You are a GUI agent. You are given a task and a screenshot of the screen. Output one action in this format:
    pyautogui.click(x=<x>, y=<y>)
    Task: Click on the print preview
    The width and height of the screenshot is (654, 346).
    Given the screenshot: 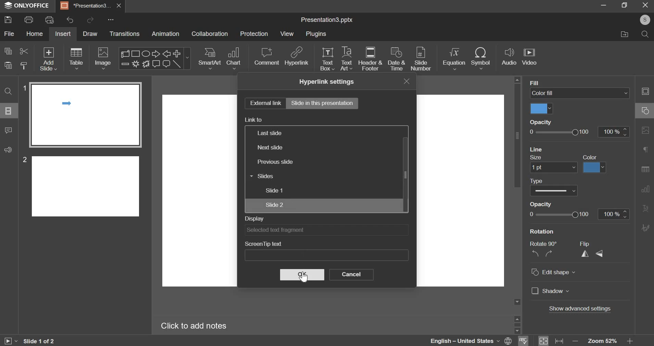 What is the action you would take?
    pyautogui.click(x=50, y=19)
    